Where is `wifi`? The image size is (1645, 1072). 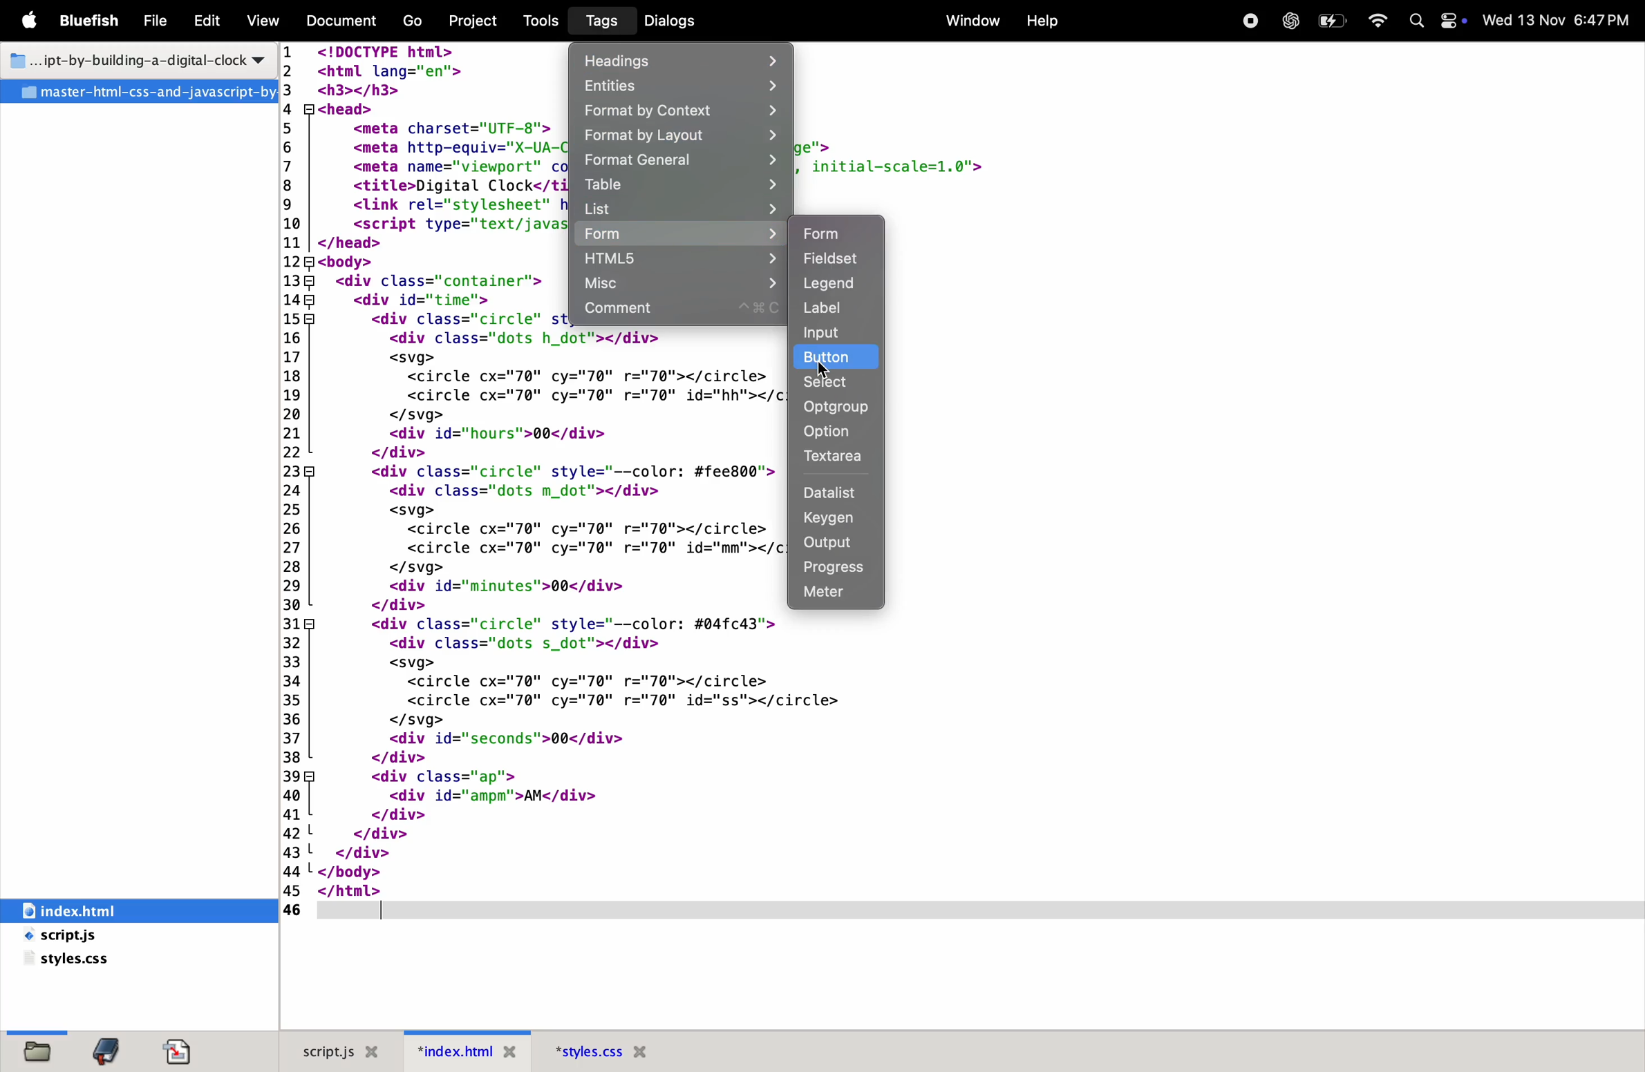 wifi is located at coordinates (1382, 17).